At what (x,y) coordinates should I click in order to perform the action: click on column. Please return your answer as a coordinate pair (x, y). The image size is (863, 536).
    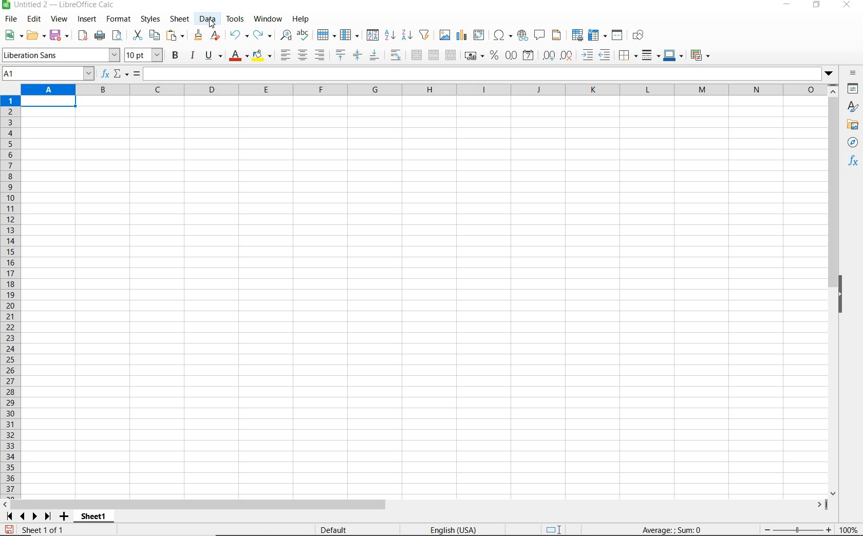
    Looking at the image, I should click on (350, 35).